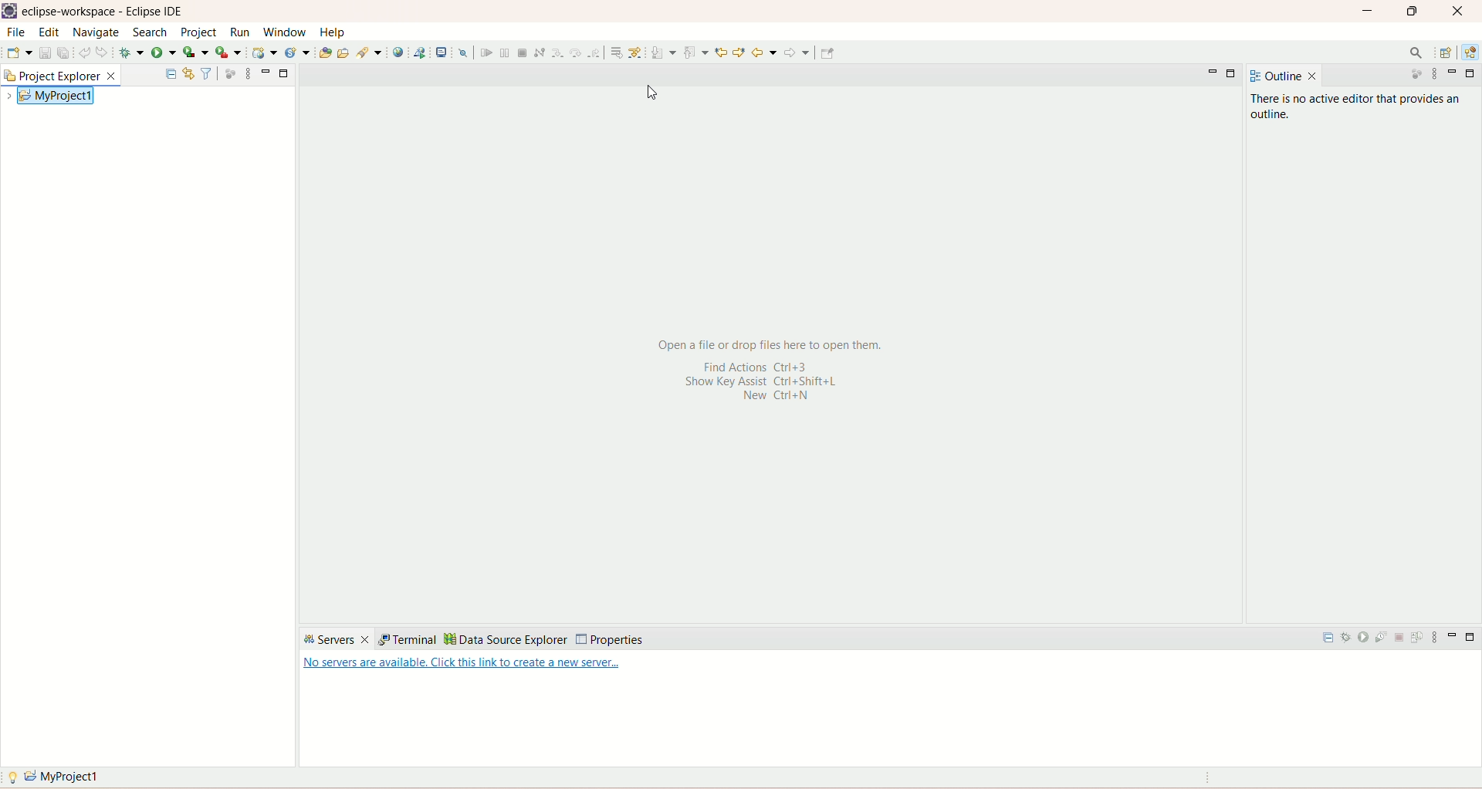  Describe the element at coordinates (1384, 640) in the screenshot. I see `start the server in profiling mode` at that location.